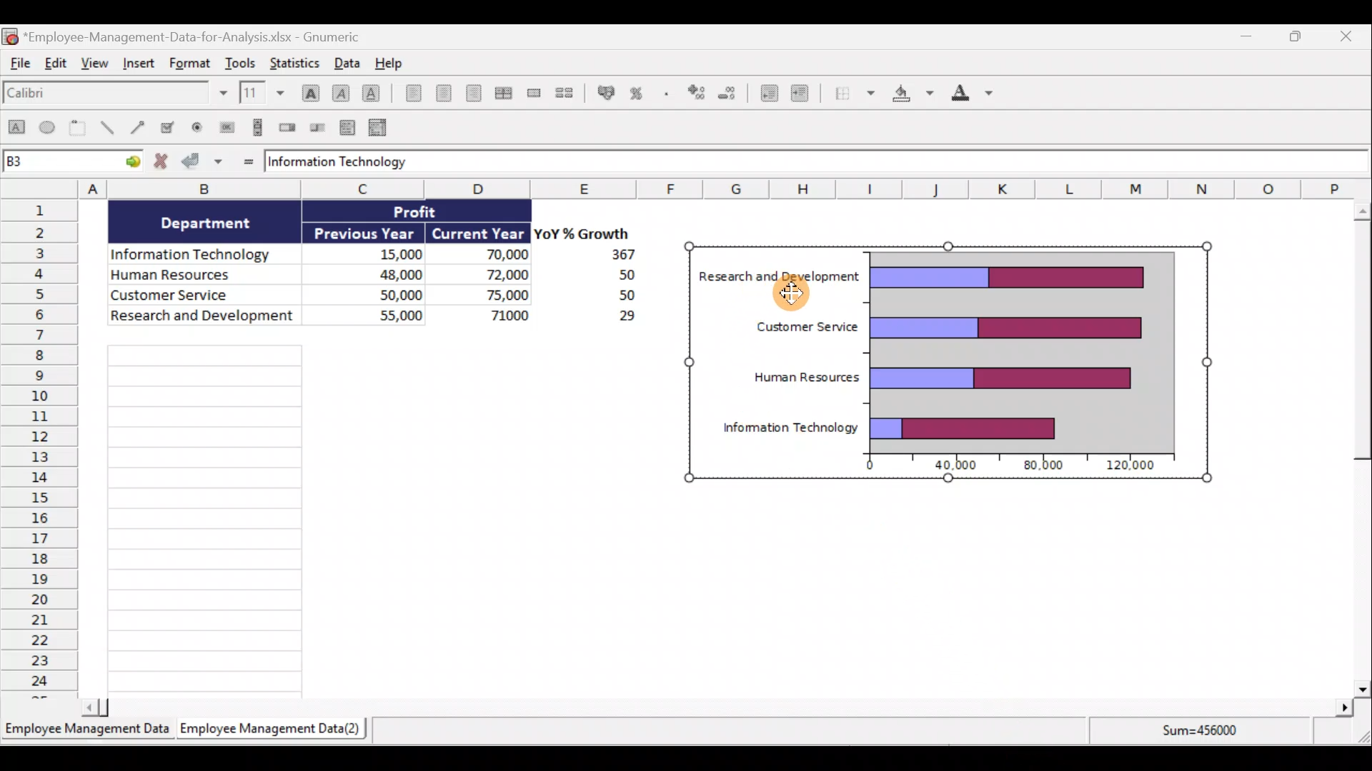 The image size is (1372, 771). Describe the element at coordinates (16, 128) in the screenshot. I see `Create a rectangle object` at that location.